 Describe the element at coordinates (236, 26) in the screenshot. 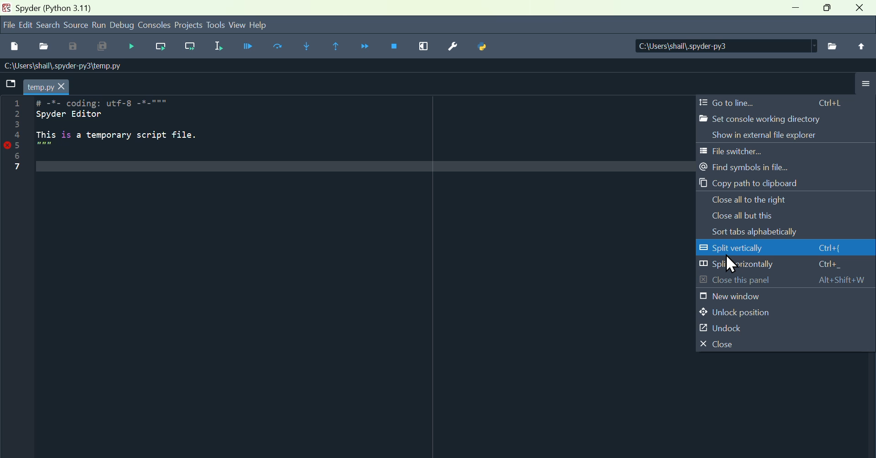

I see `View` at that location.